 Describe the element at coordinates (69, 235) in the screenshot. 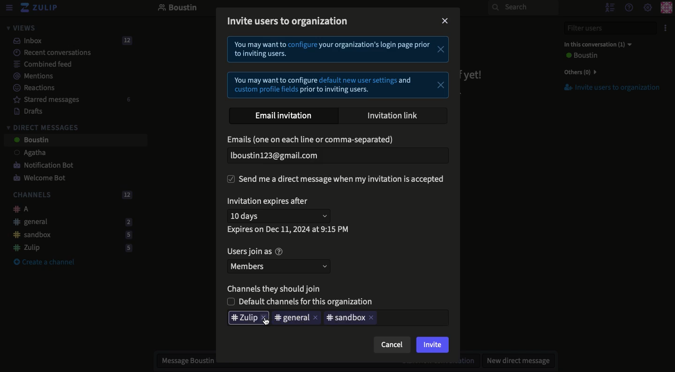

I see `Sandbox` at that location.